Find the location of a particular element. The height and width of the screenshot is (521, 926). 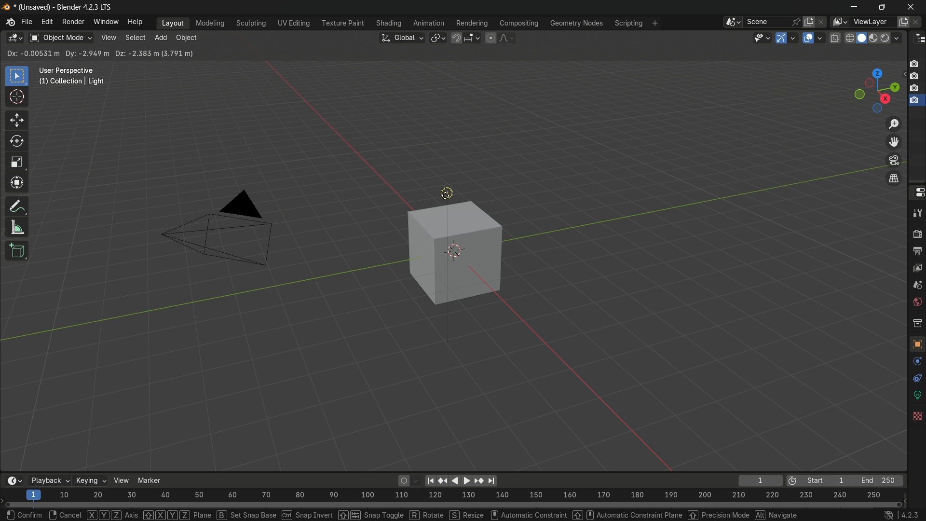

data is located at coordinates (916, 428).